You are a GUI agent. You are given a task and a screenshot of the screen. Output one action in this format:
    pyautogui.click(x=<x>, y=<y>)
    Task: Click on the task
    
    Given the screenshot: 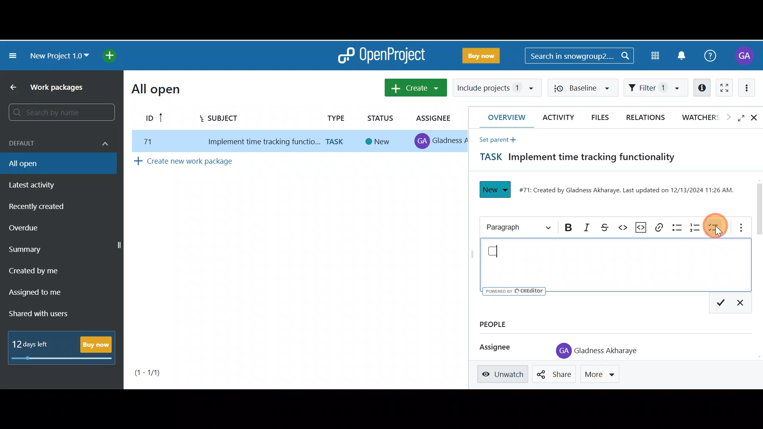 What is the action you would take?
    pyautogui.click(x=337, y=142)
    